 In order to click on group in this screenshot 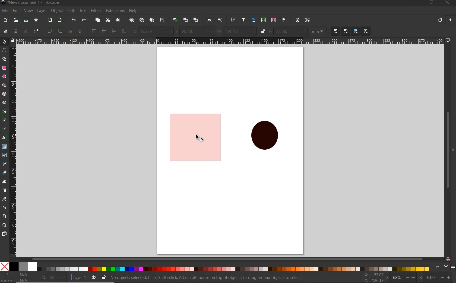, I will do `click(210, 20)`.